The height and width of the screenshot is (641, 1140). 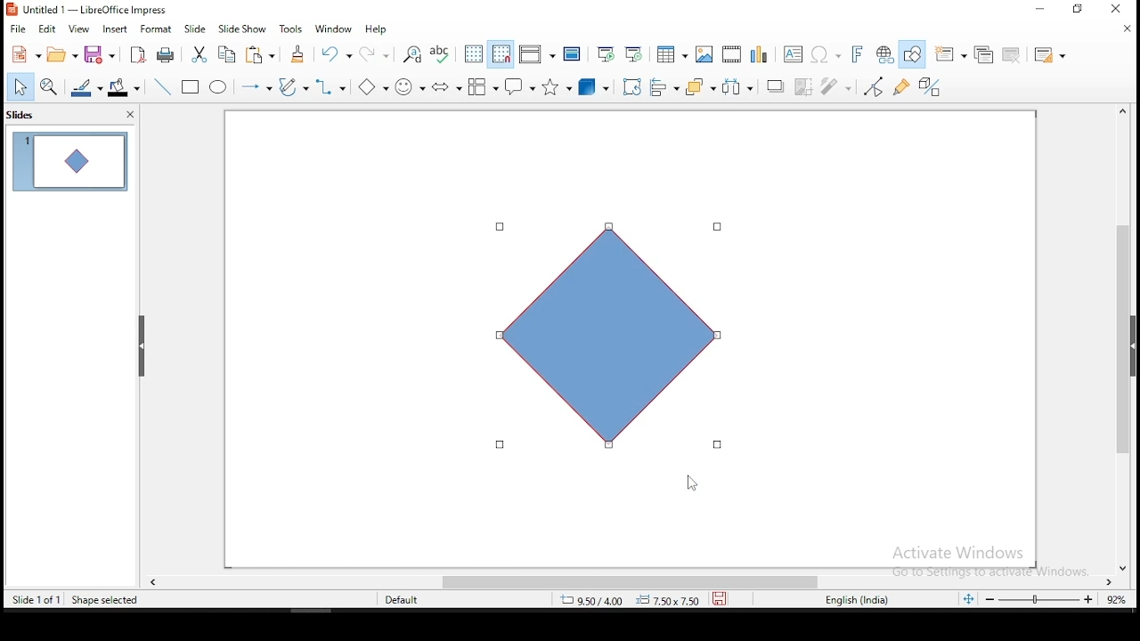 I want to click on fit slide to current window, so click(x=968, y=597).